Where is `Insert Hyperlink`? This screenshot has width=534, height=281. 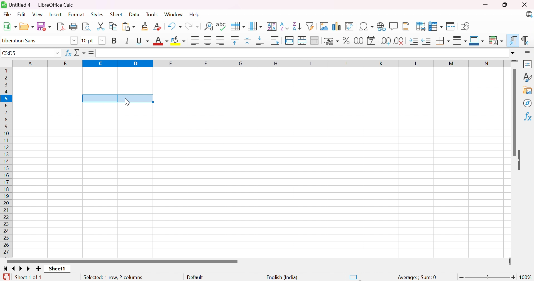
Insert Hyperlink is located at coordinates (380, 26).